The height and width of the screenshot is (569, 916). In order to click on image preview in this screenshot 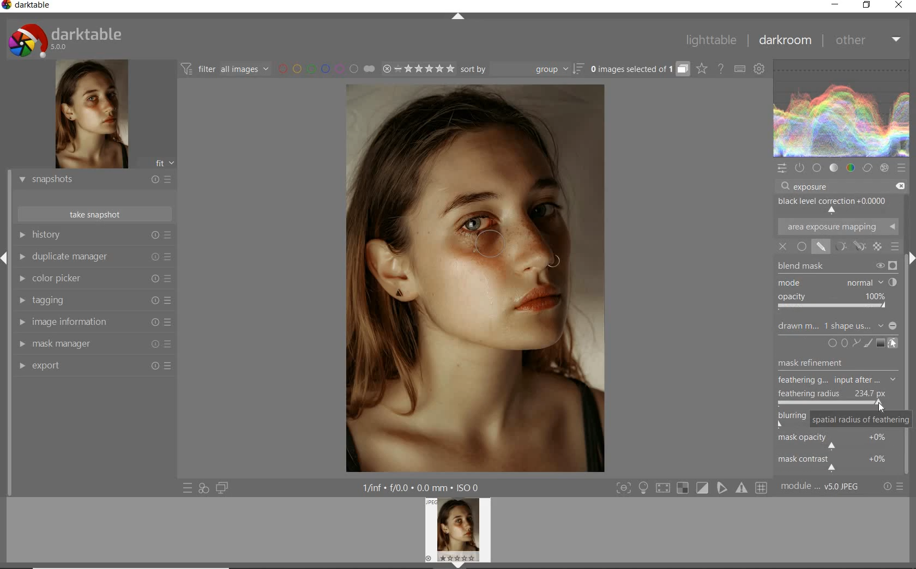, I will do `click(87, 115)`.